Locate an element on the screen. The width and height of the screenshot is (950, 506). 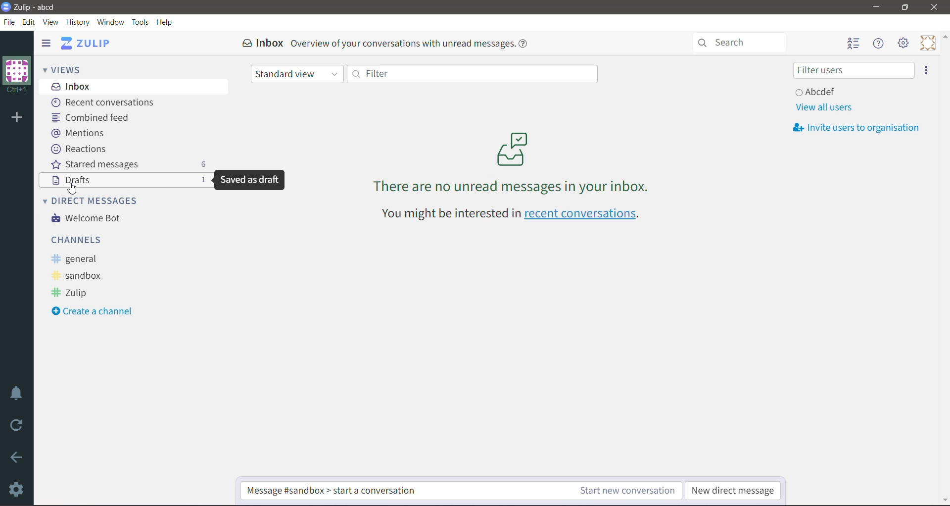
Recent conversations is located at coordinates (106, 103).